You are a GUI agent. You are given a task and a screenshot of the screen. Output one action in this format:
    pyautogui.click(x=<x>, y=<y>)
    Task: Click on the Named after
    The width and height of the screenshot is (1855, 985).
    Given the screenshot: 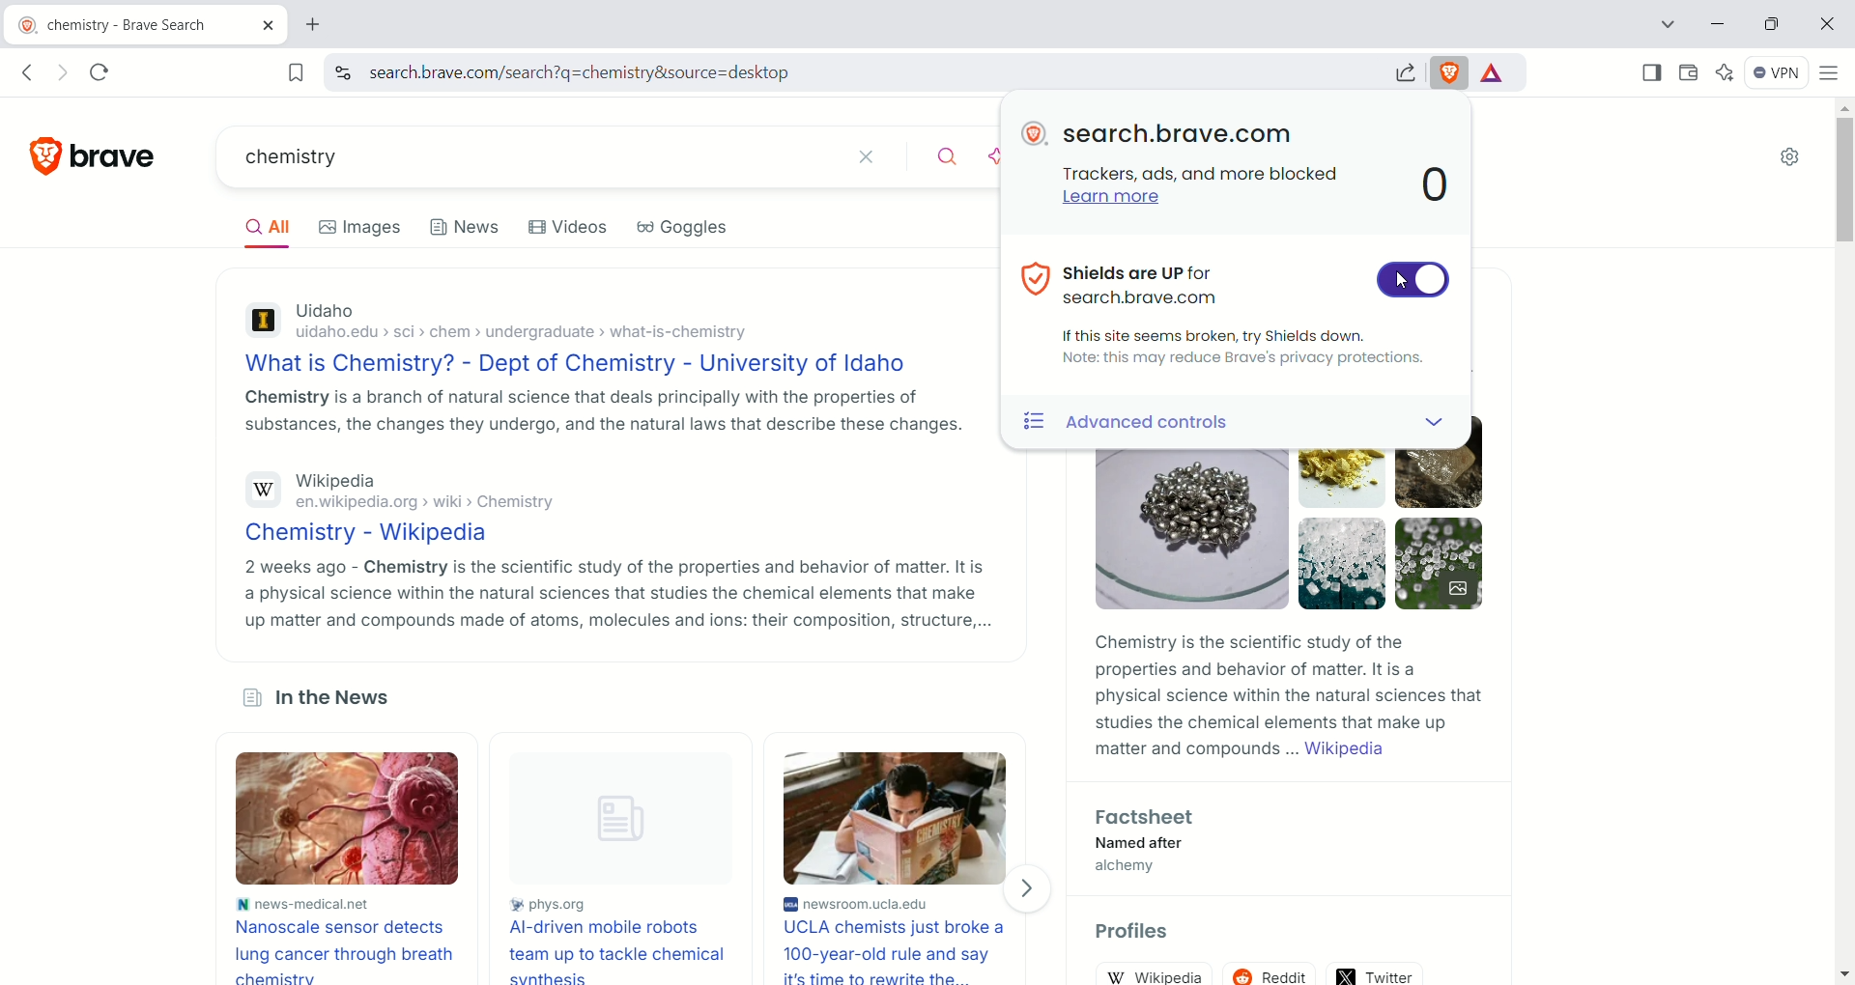 What is the action you would take?
    pyautogui.click(x=1141, y=844)
    